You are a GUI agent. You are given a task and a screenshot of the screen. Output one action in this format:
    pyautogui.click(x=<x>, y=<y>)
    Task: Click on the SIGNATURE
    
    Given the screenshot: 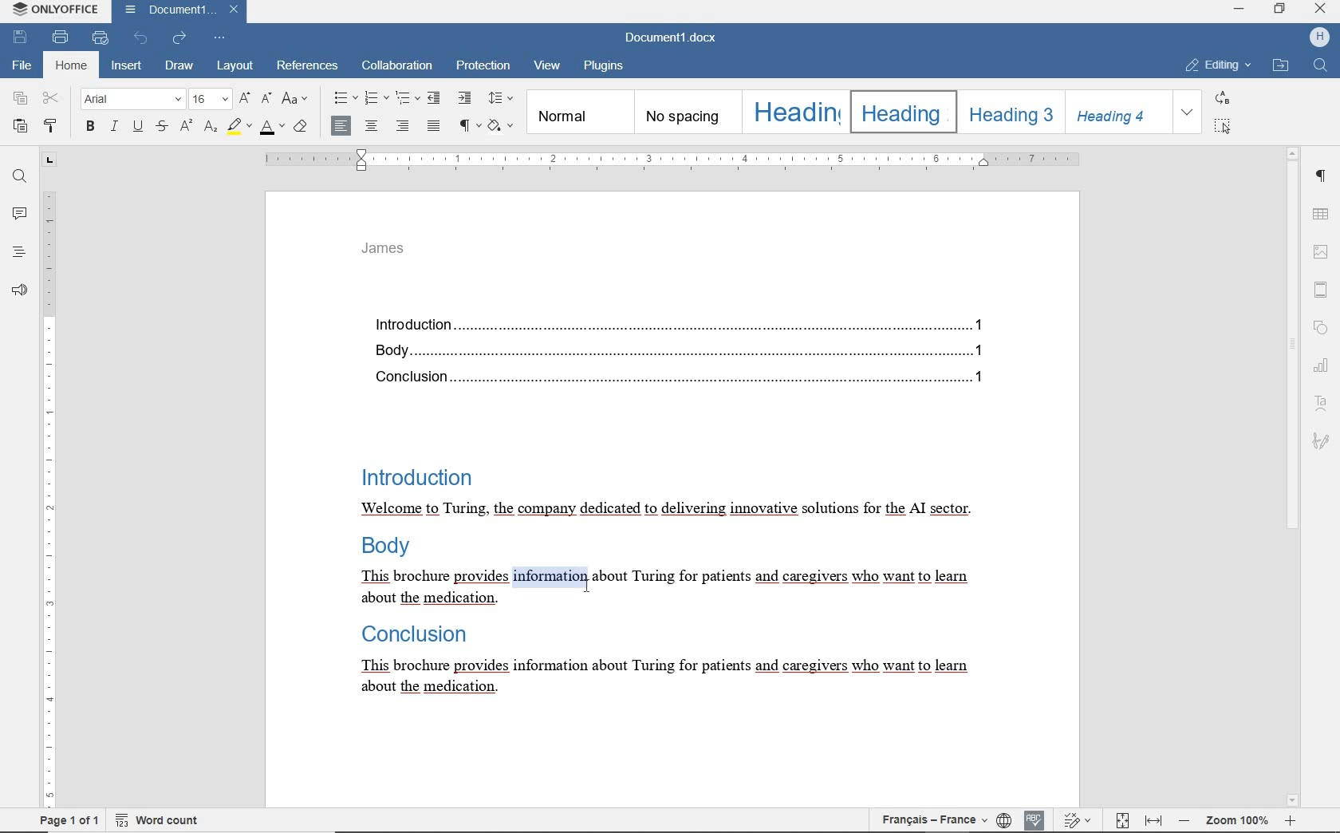 What is the action you would take?
    pyautogui.click(x=1322, y=441)
    